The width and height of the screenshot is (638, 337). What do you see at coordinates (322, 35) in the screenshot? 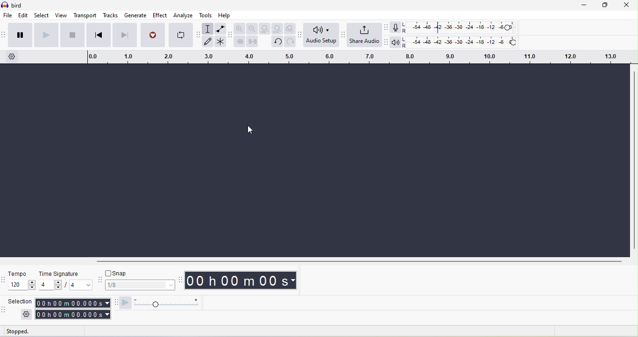
I see `audio setup` at bounding box center [322, 35].